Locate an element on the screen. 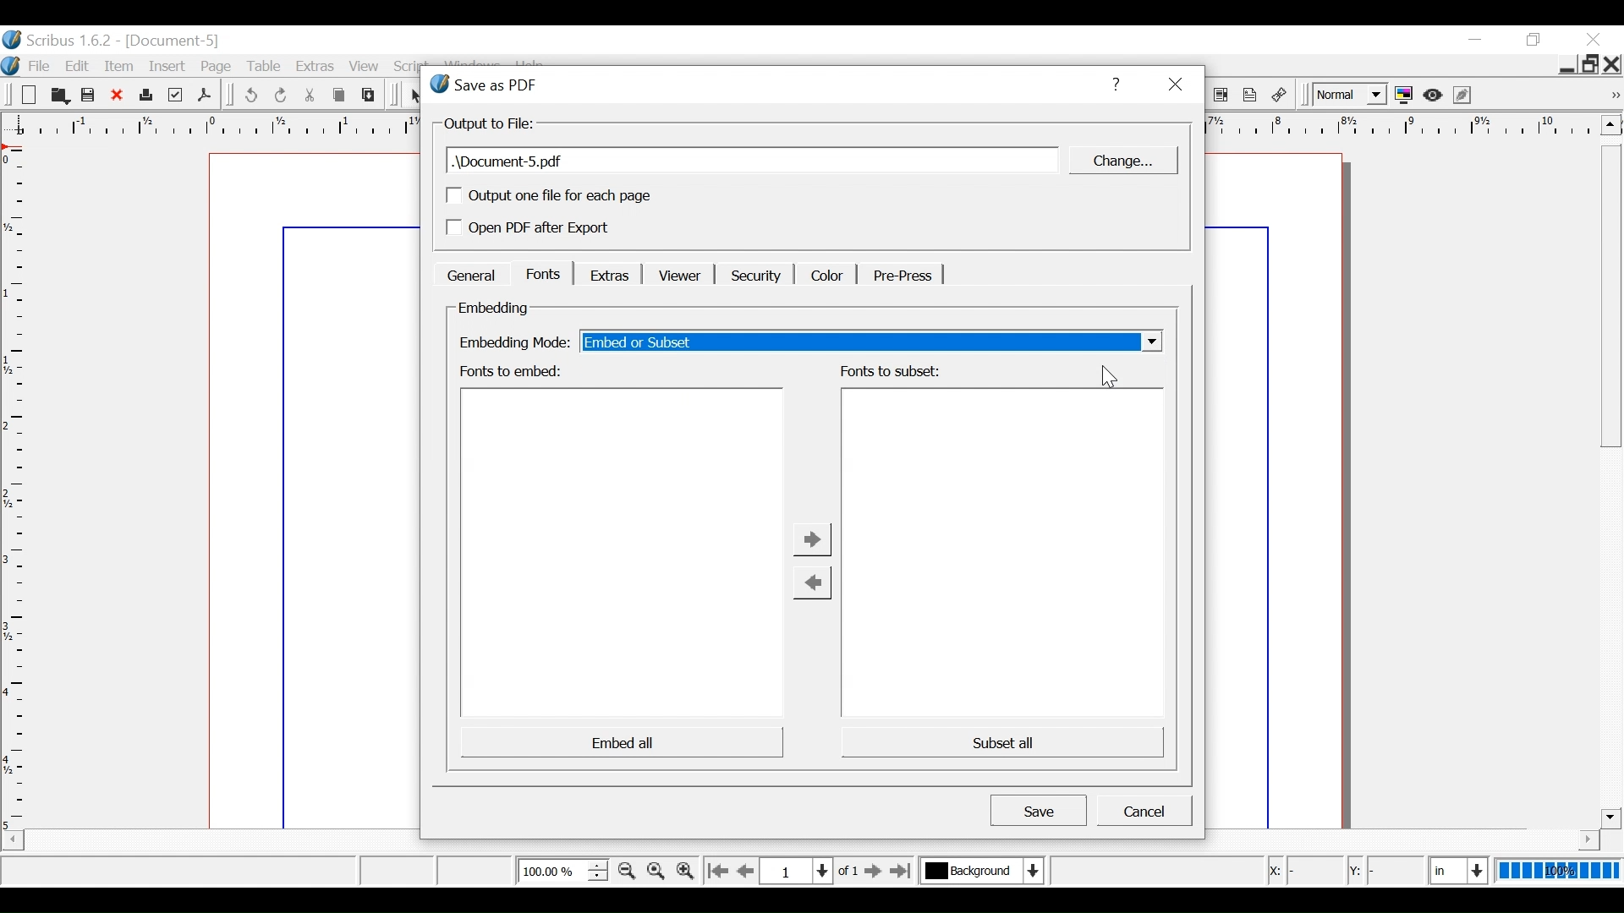 Image resolution: width=1624 pixels, height=913 pixels. View is located at coordinates (365, 68).